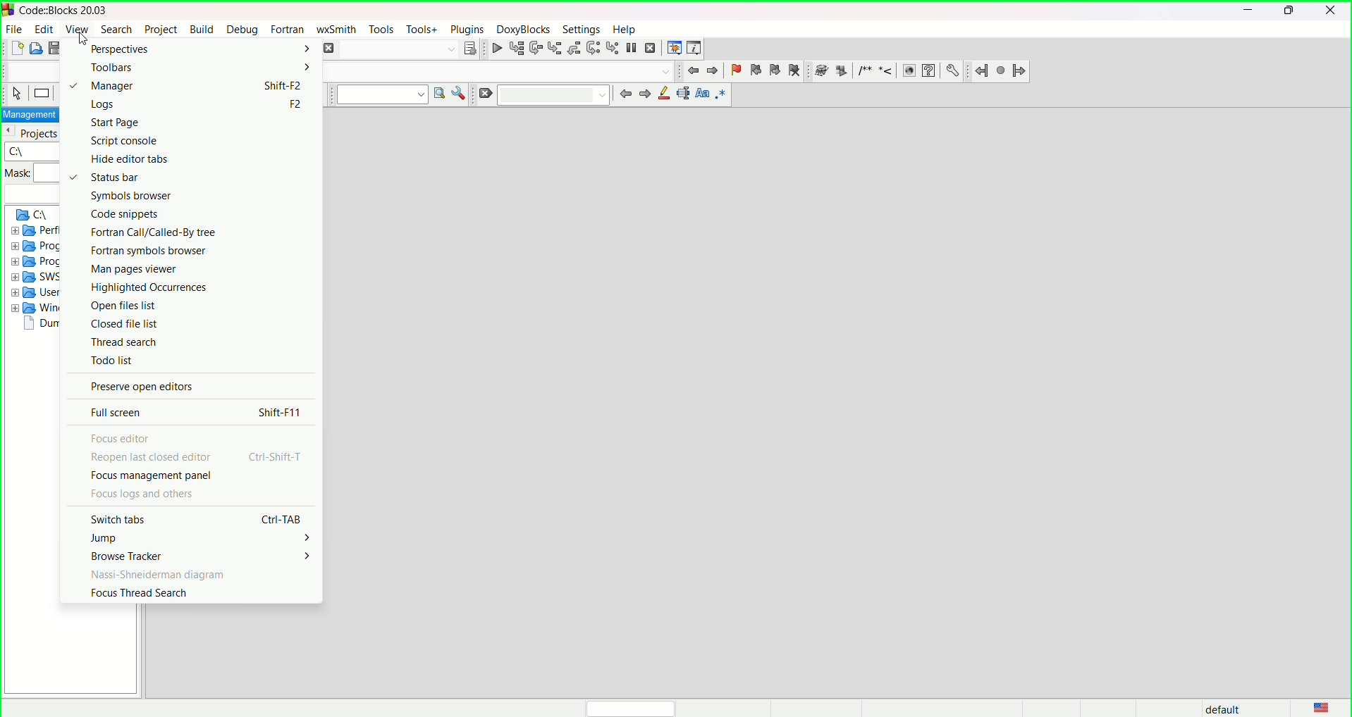 The image size is (1352, 717). I want to click on show the select target, so click(471, 48).